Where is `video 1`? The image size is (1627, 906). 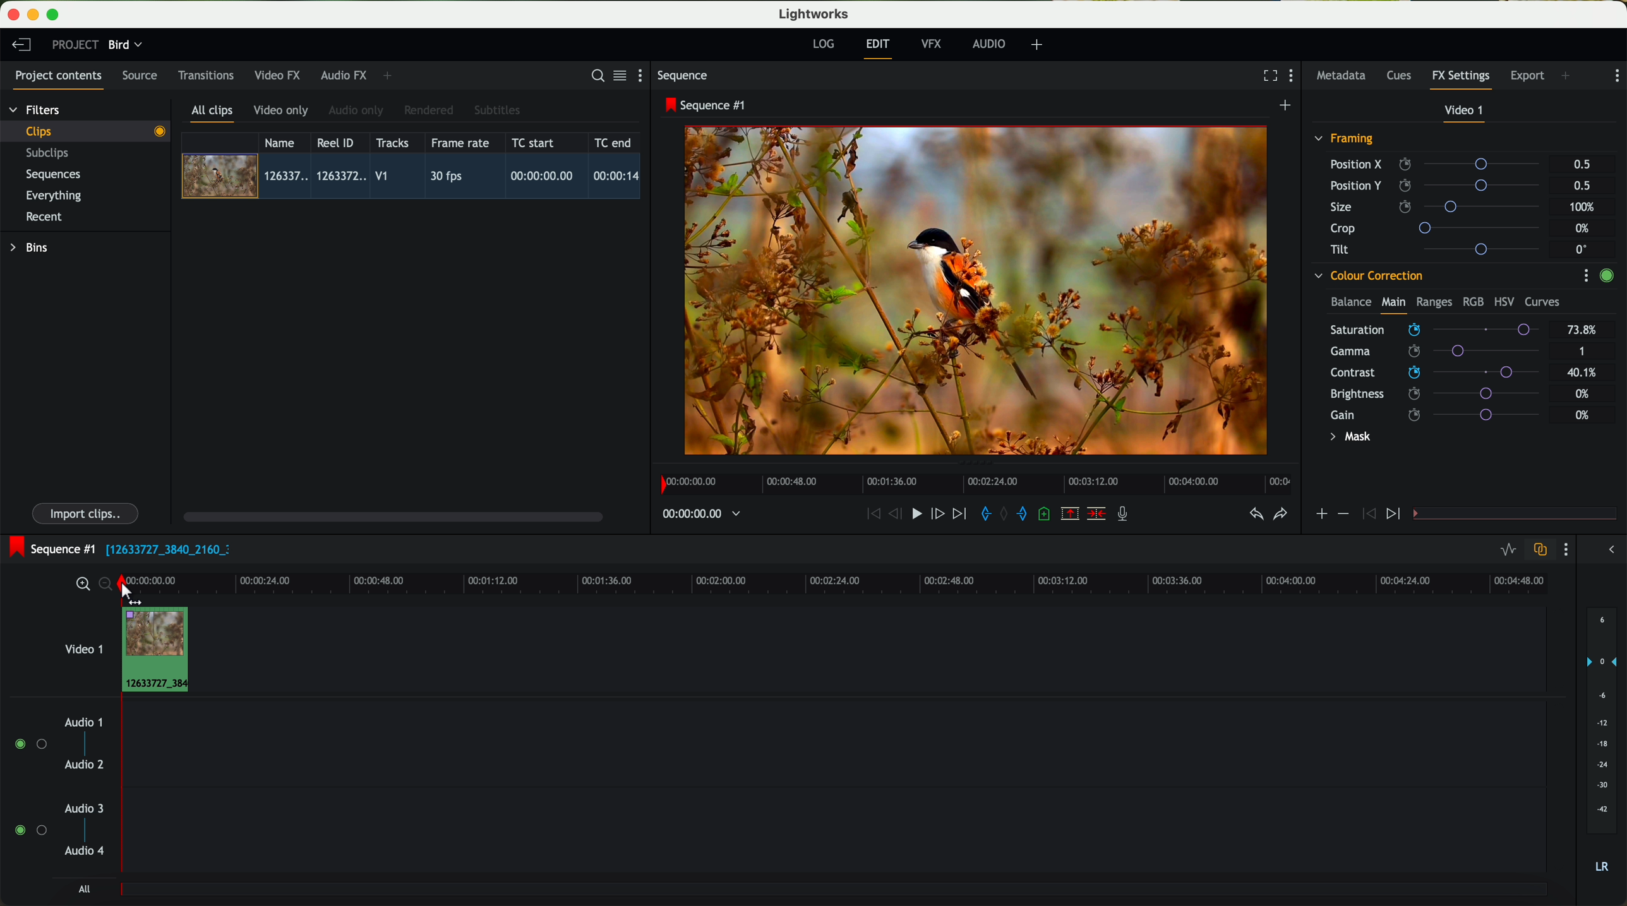 video 1 is located at coordinates (82, 647).